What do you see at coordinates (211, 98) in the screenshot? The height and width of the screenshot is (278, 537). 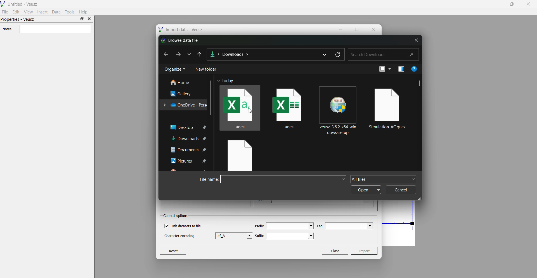 I see `scroll bar` at bounding box center [211, 98].